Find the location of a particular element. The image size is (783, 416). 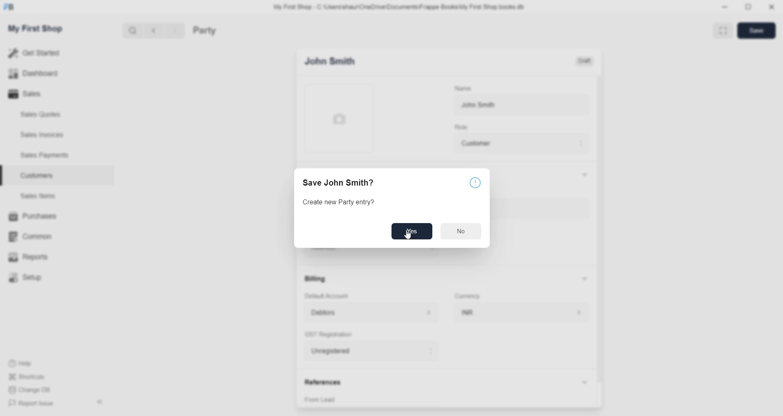

Help is located at coordinates (19, 362).